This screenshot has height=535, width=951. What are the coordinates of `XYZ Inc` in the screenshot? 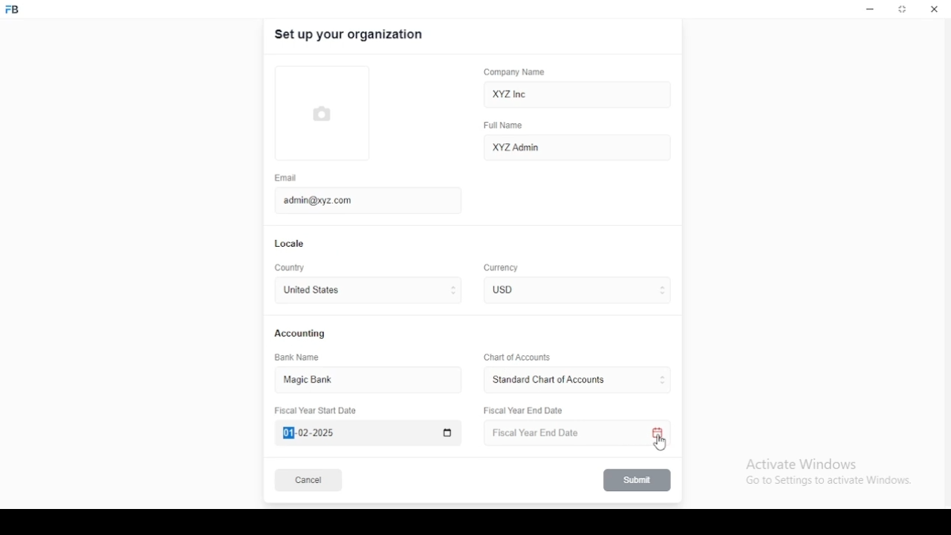 It's located at (579, 95).